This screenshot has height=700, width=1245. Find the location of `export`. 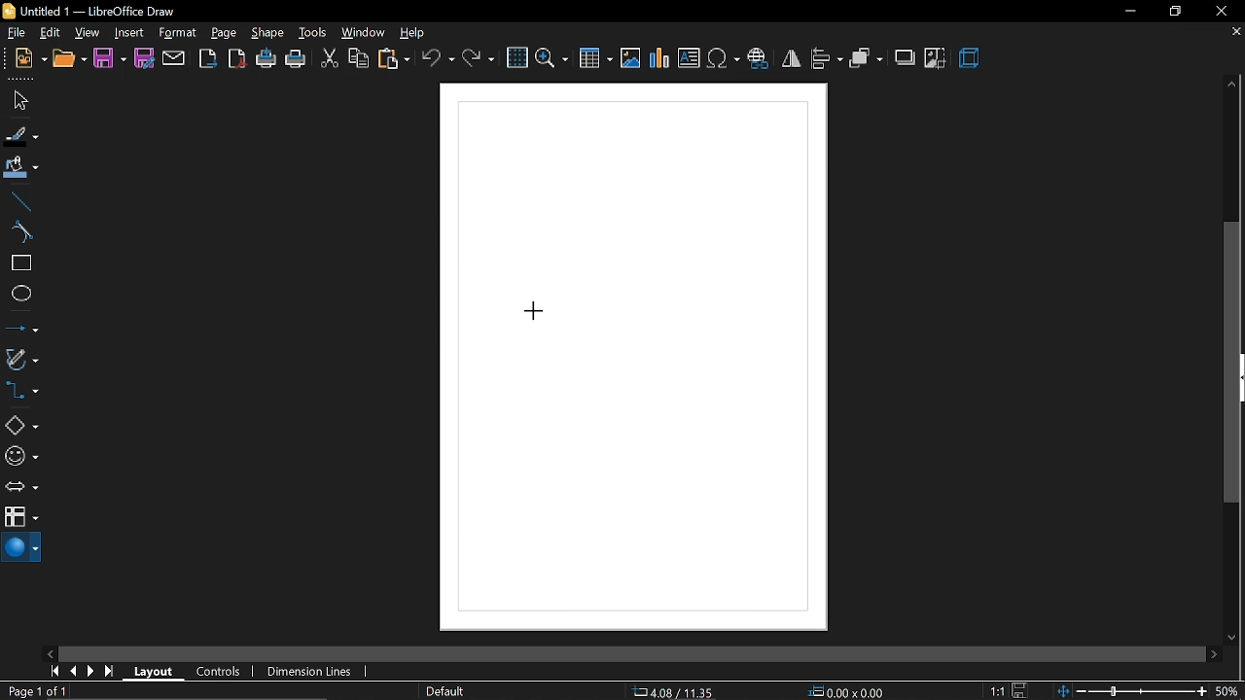

export is located at coordinates (207, 58).